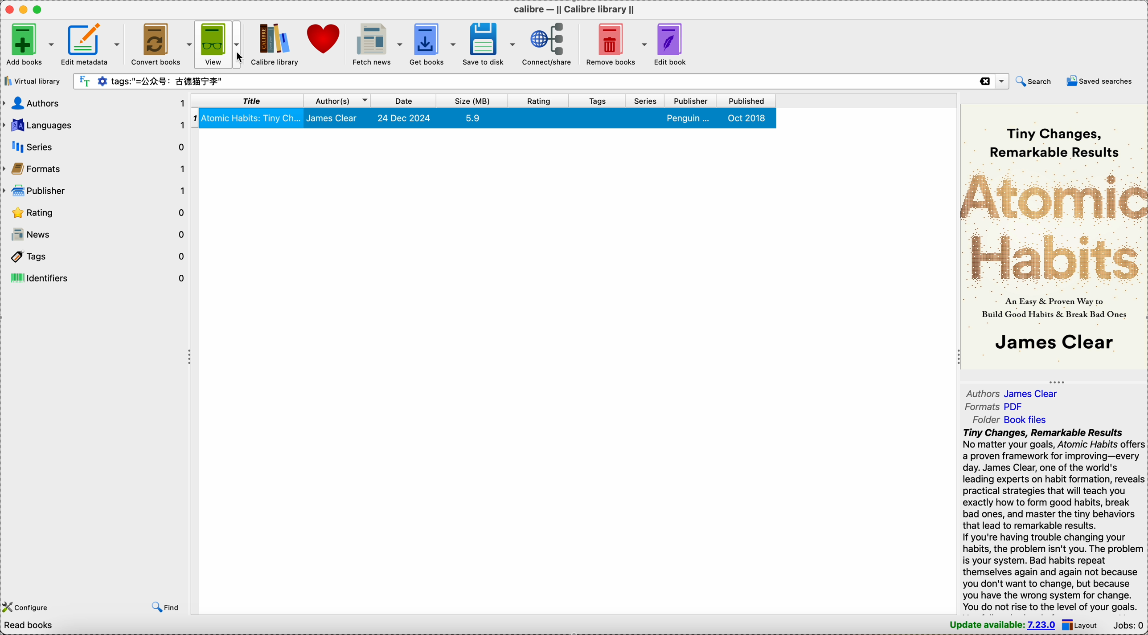 This screenshot has width=1148, height=635. What do you see at coordinates (614, 45) in the screenshot?
I see `remove books` at bounding box center [614, 45].